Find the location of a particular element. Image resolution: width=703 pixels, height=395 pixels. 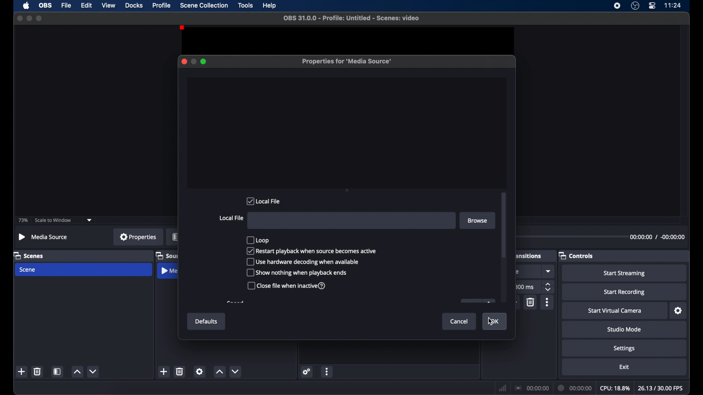

more options is located at coordinates (548, 302).